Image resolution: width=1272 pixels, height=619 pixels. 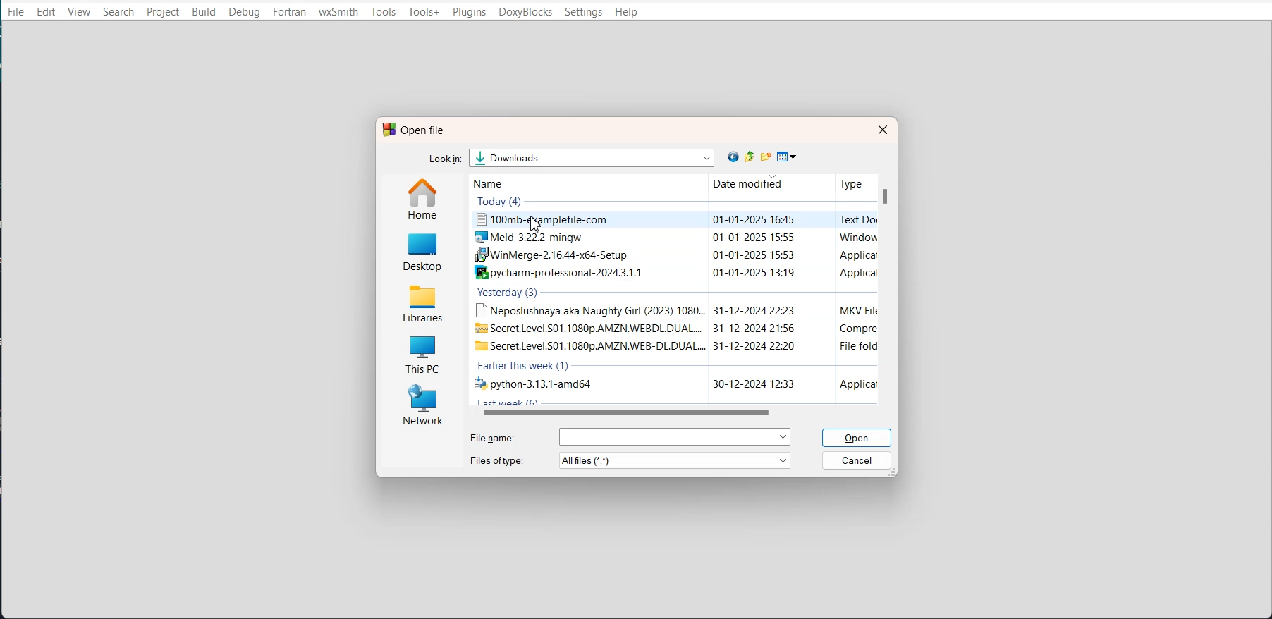 I want to click on secretLevel season 1, so click(x=671, y=345).